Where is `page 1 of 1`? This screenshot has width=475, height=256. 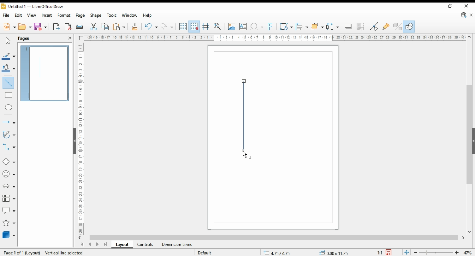
page 1 of 1 is located at coordinates (20, 253).